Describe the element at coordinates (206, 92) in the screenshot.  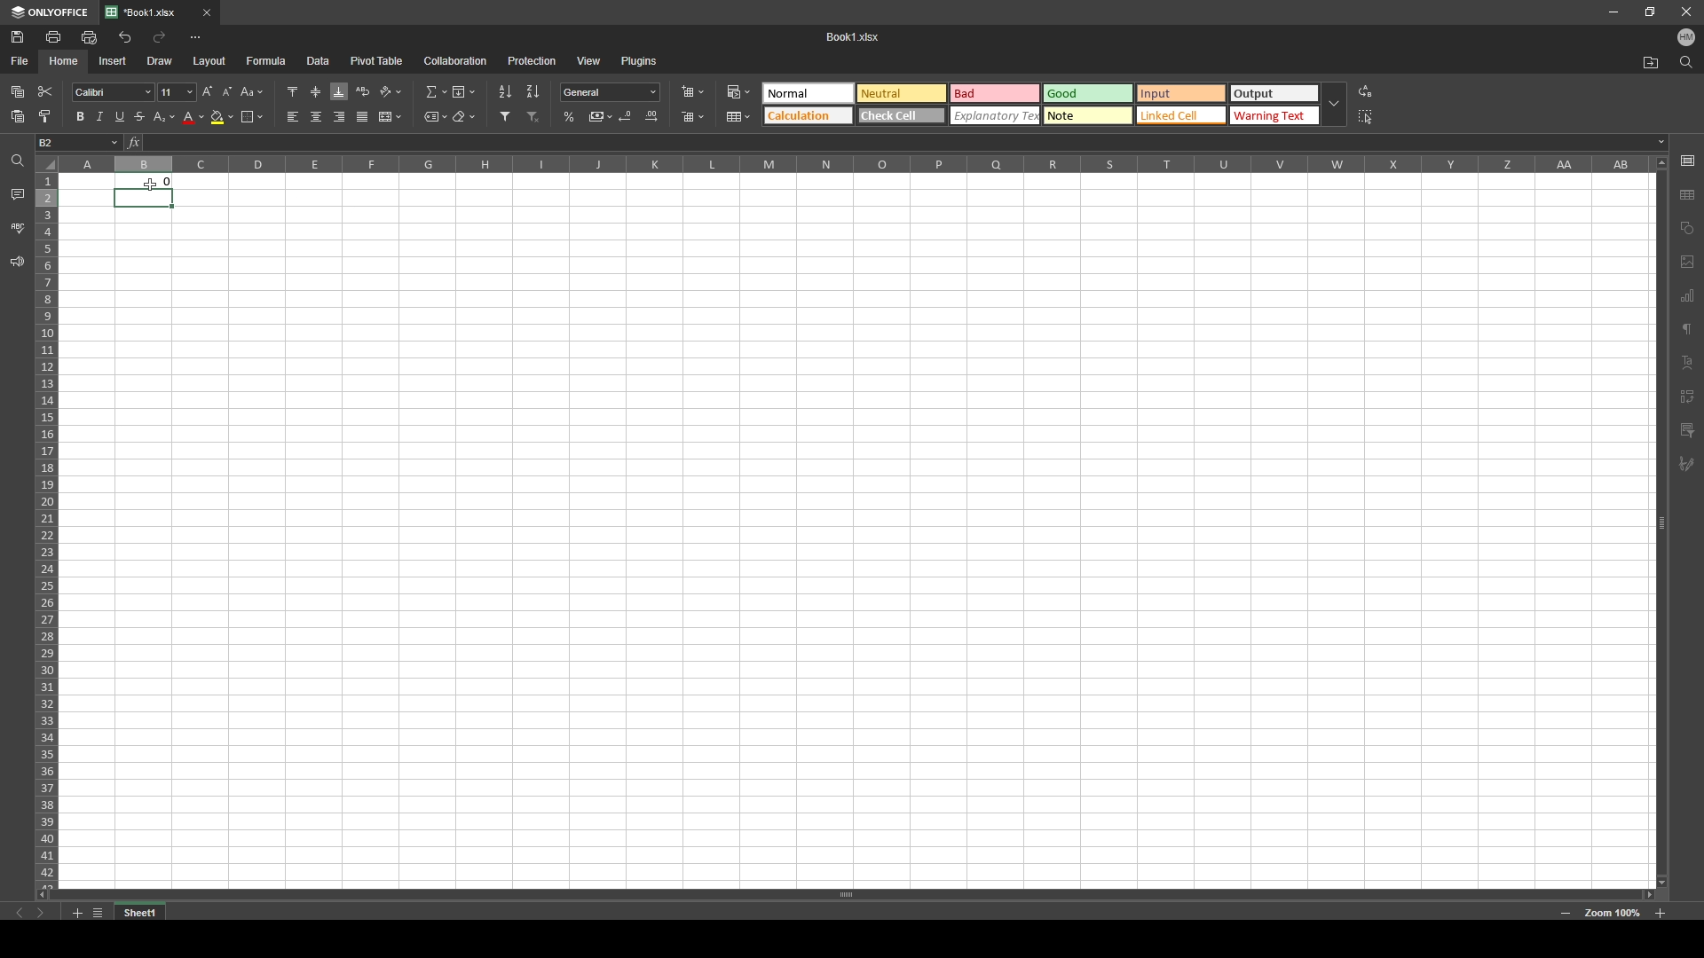
I see `increment font size` at that location.